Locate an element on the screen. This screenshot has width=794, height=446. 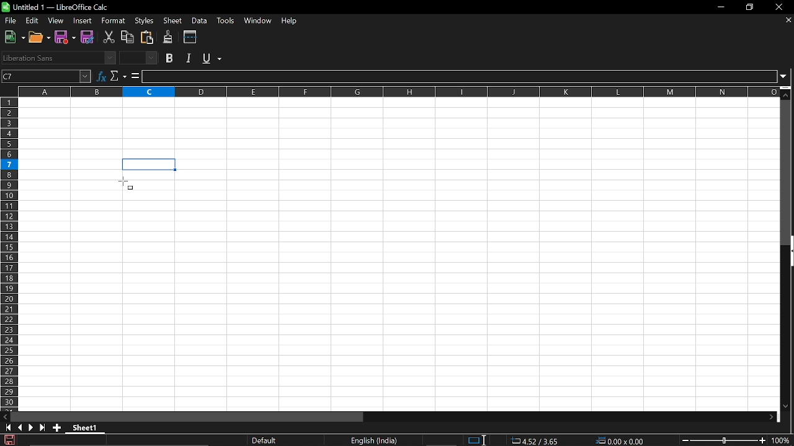
Expand formula bar is located at coordinates (787, 77).